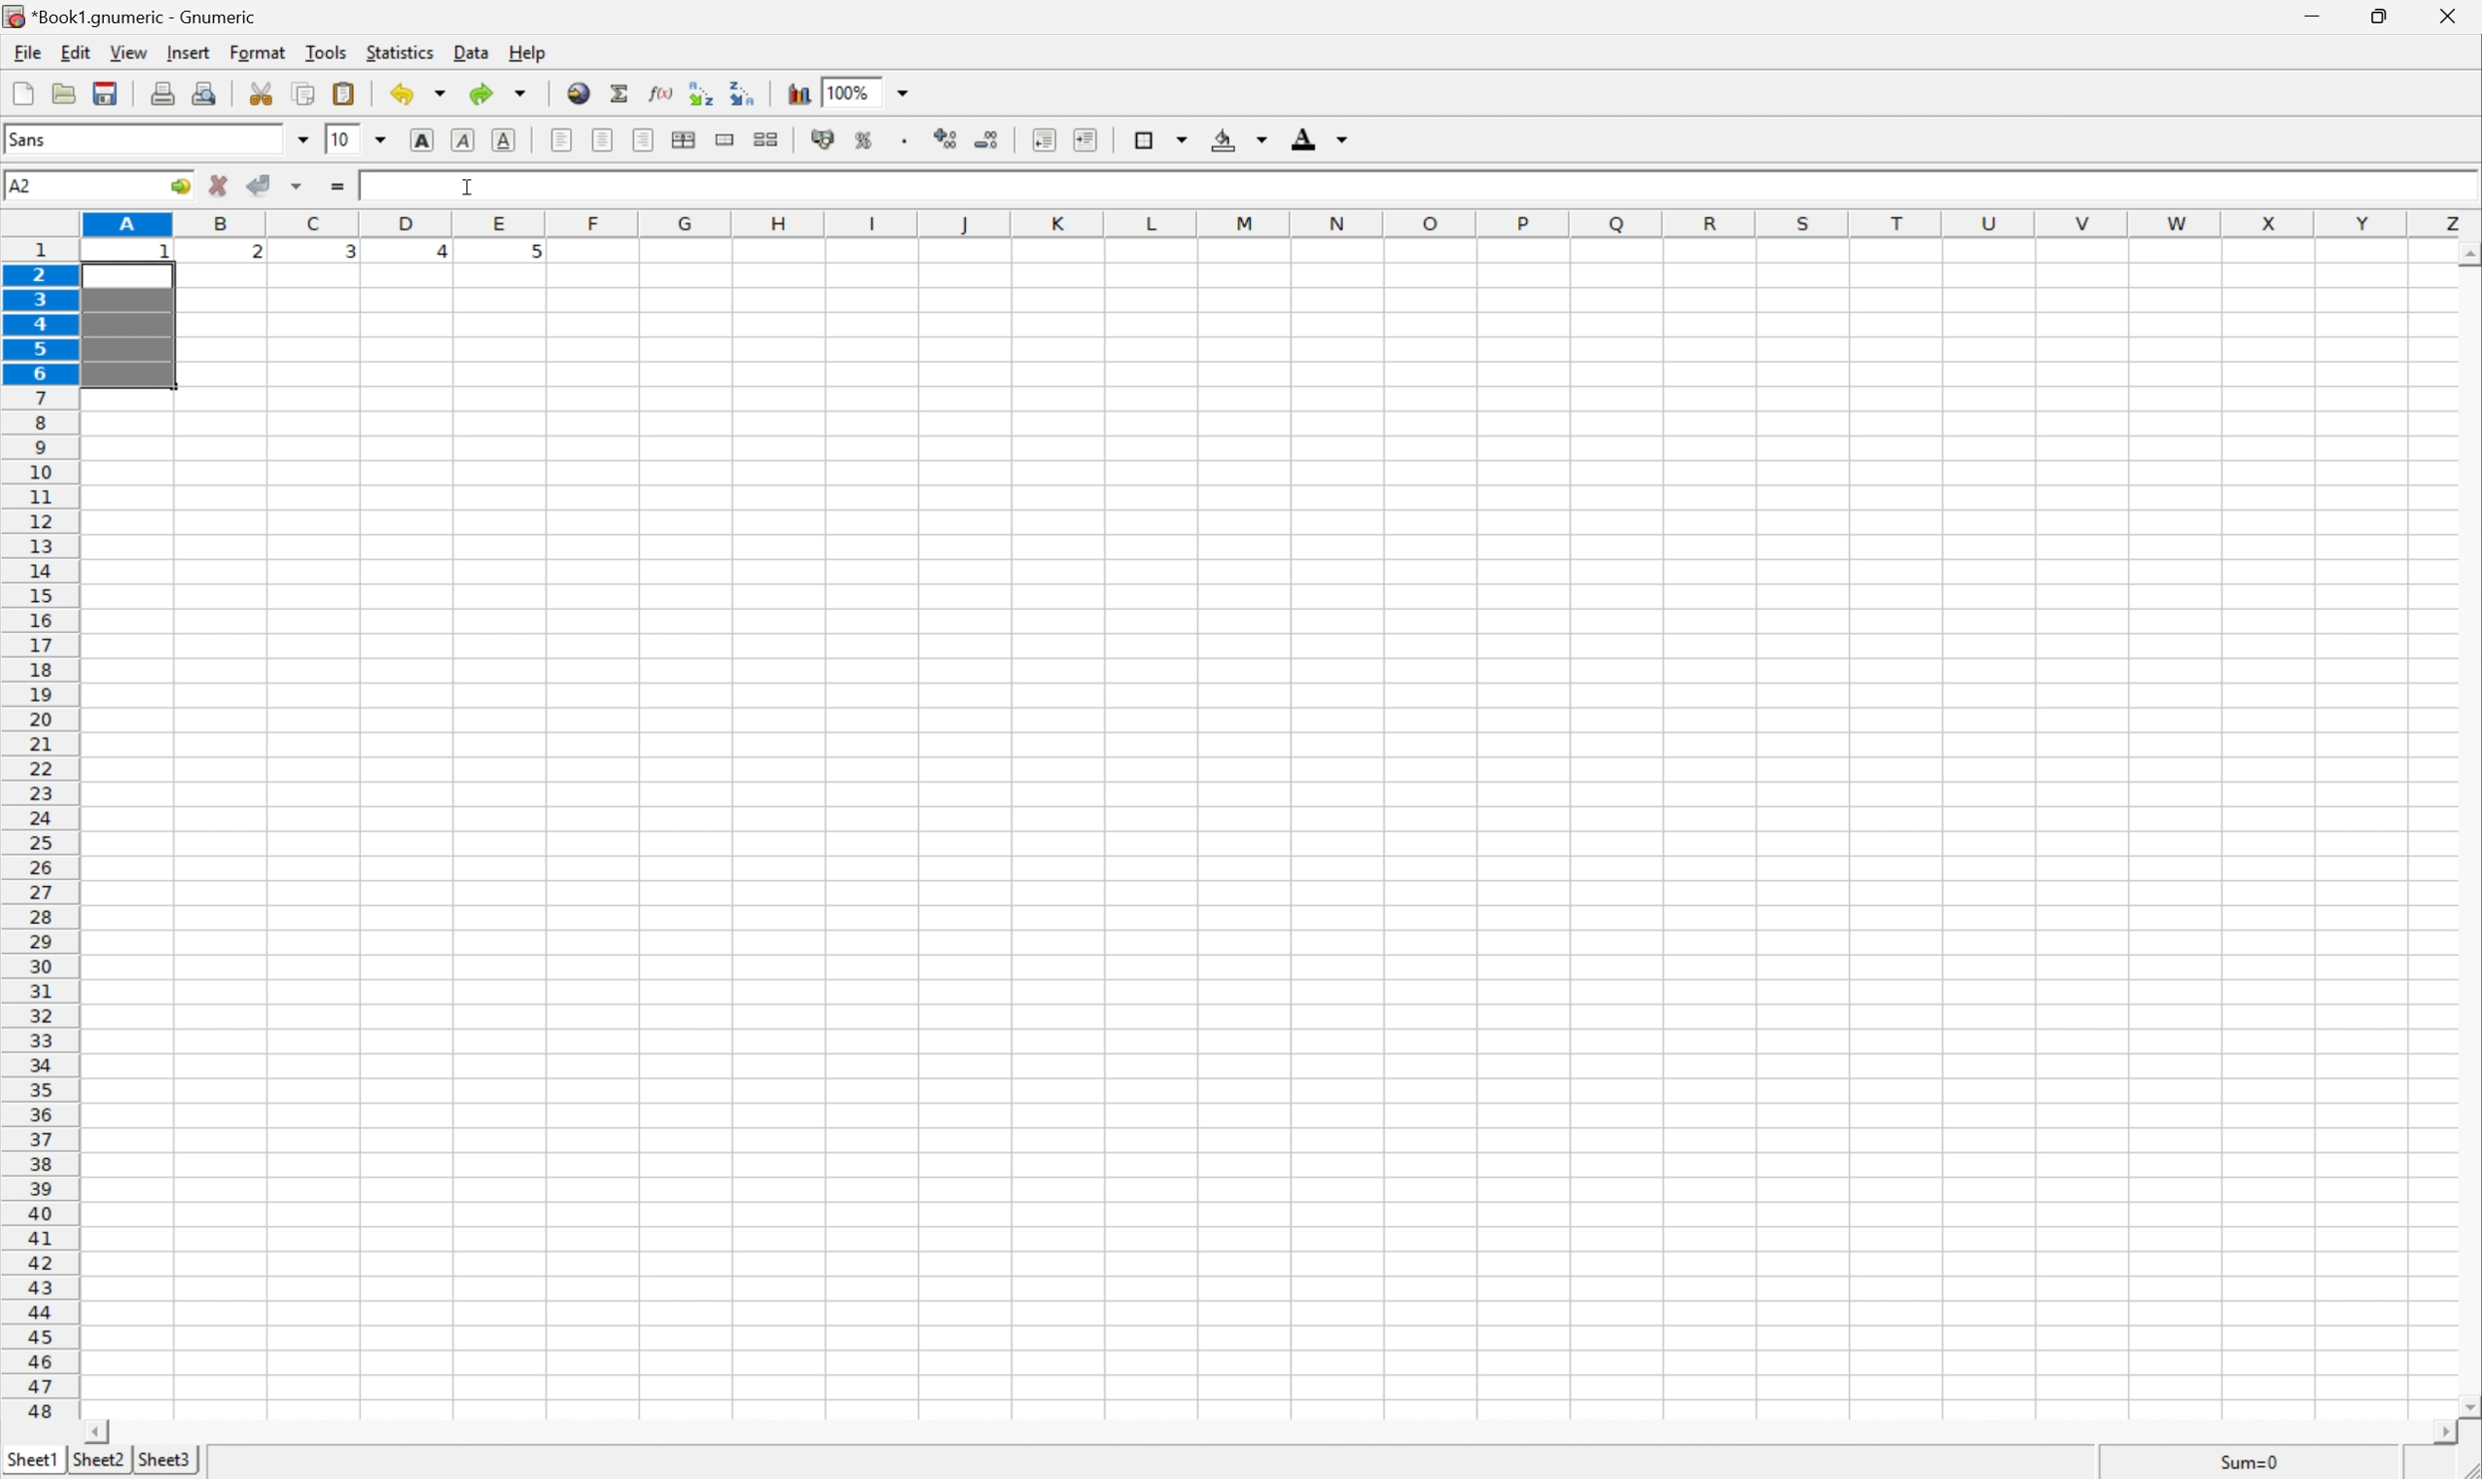 The width and height of the screenshot is (2482, 1479). I want to click on scroll up, so click(2466, 257).